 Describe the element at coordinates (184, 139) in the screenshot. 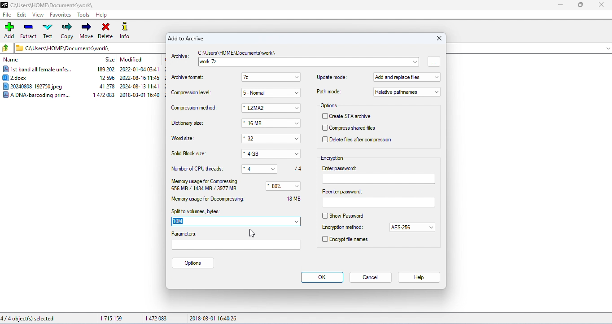

I see `word size` at that location.